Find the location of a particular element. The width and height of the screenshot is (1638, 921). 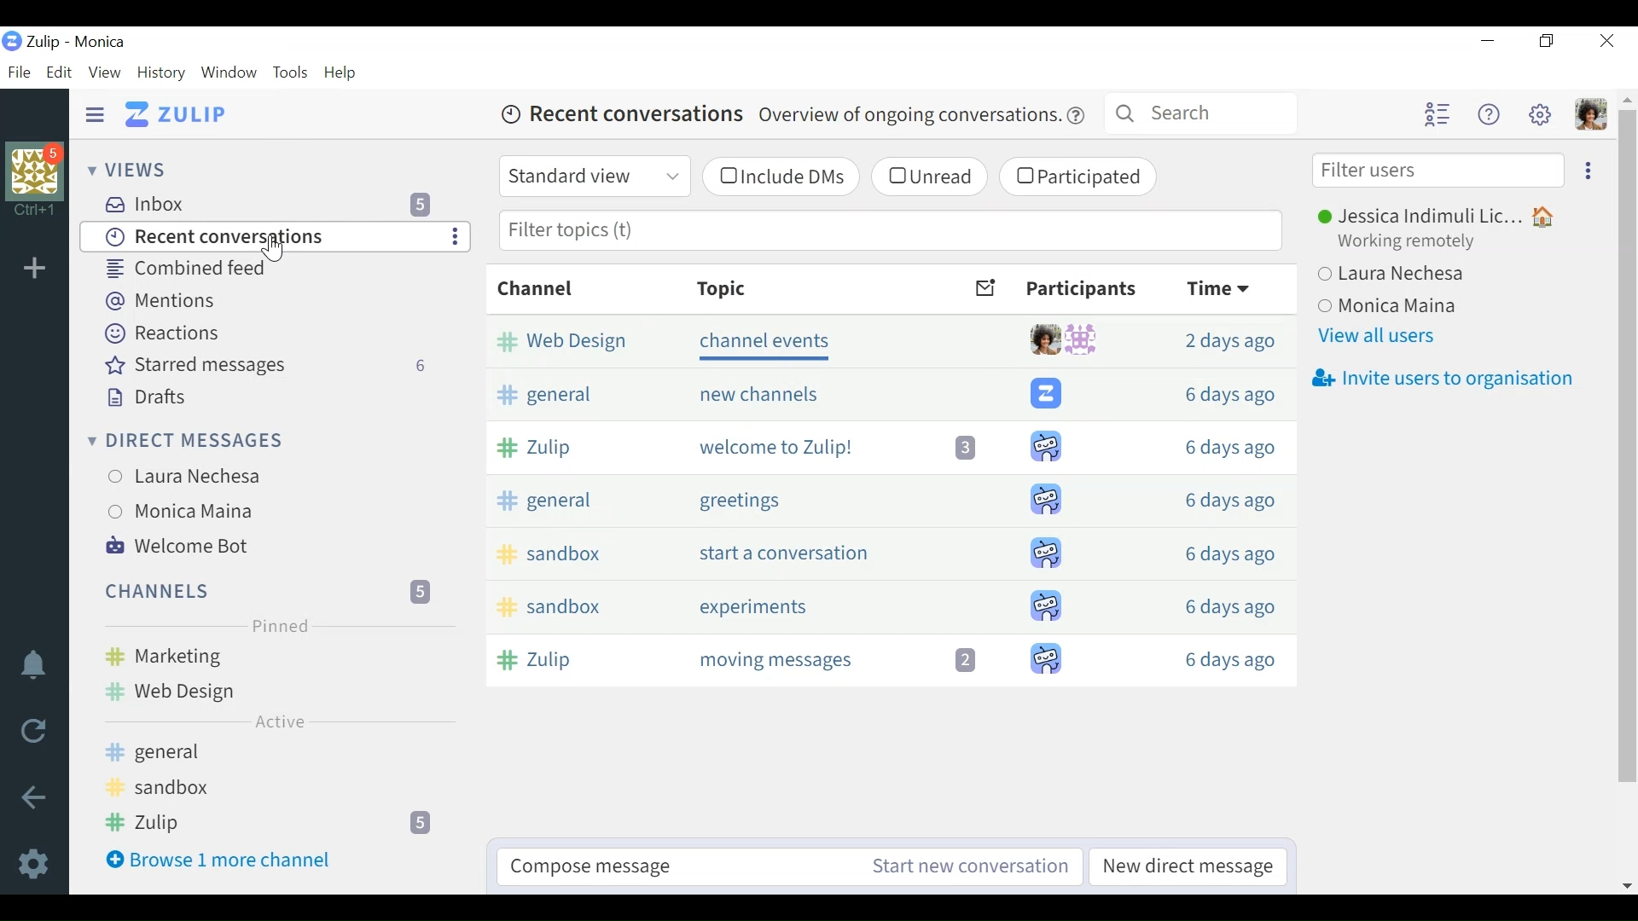

shortcut information is located at coordinates (39, 211).